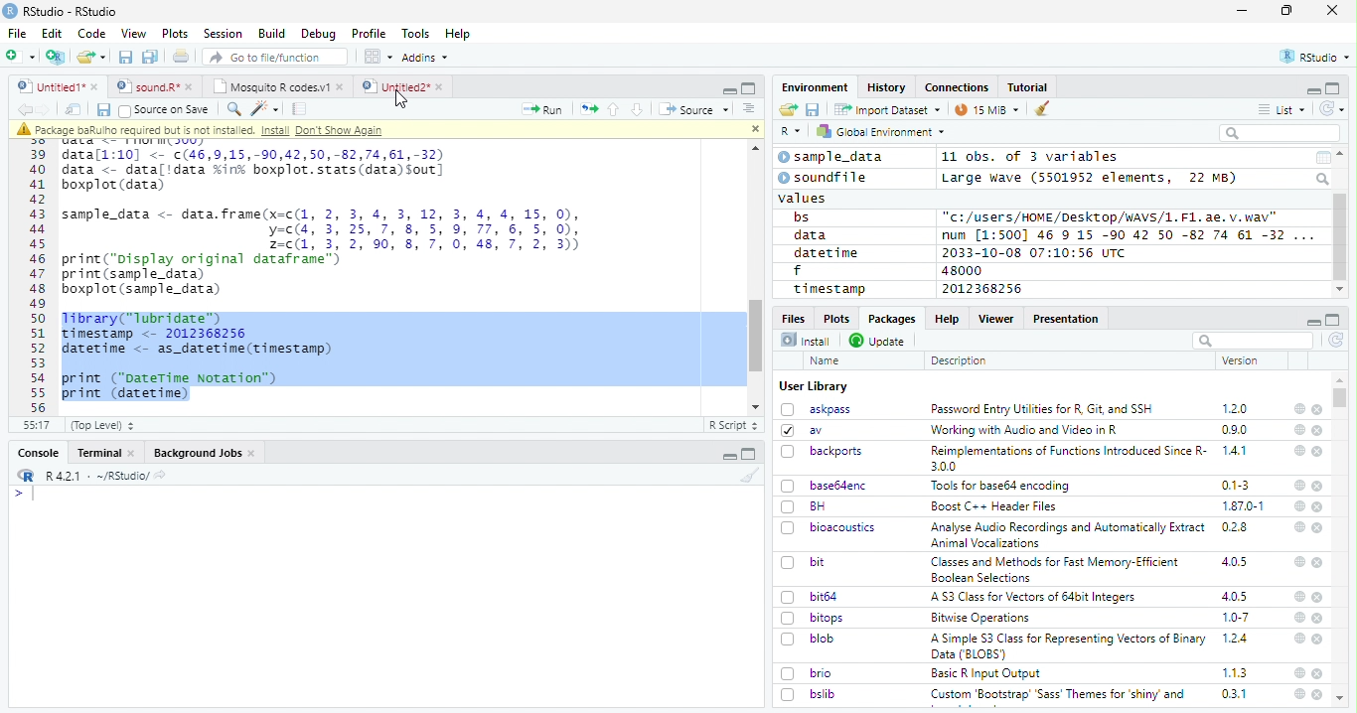 The height and width of the screenshot is (713, 1357). What do you see at coordinates (1318, 673) in the screenshot?
I see `close` at bounding box center [1318, 673].